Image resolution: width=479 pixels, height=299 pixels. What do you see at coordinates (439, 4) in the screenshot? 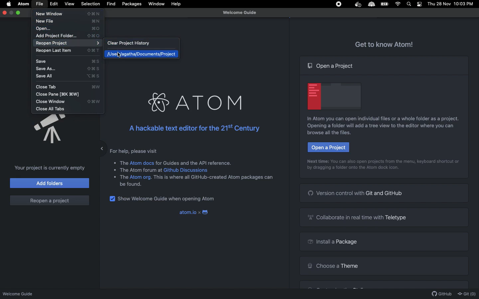
I see `Date` at bounding box center [439, 4].